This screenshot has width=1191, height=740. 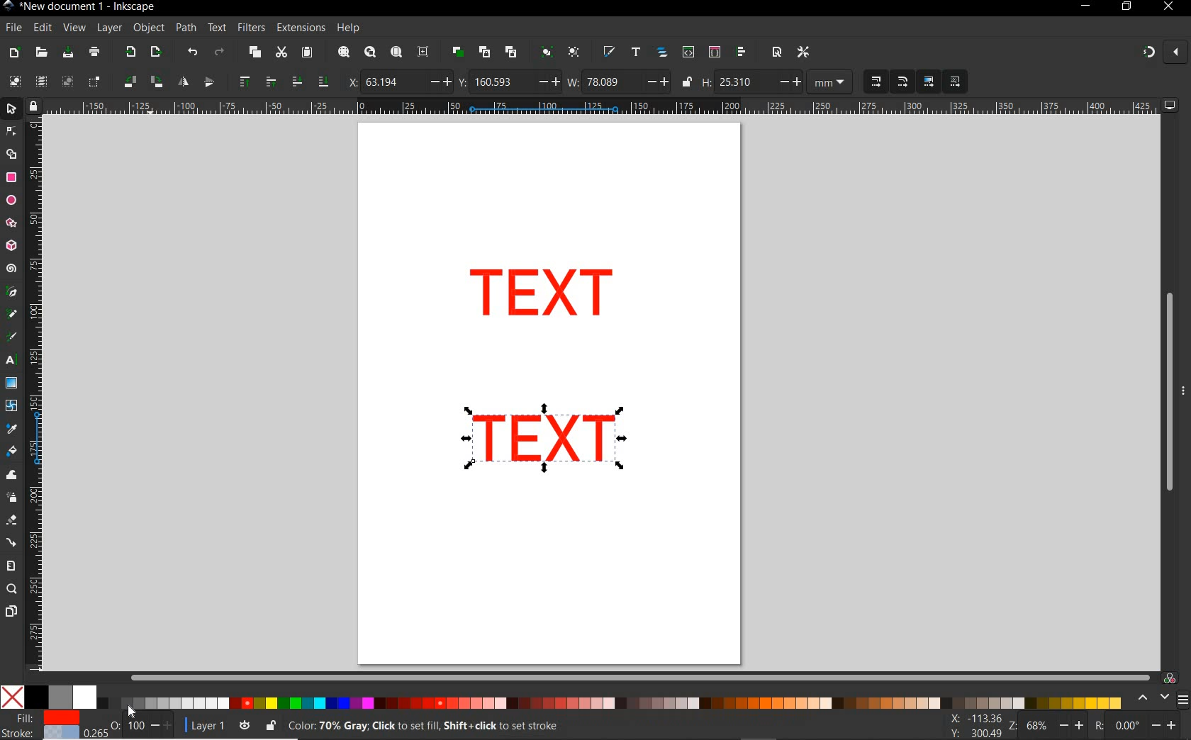 I want to click on new, so click(x=15, y=52).